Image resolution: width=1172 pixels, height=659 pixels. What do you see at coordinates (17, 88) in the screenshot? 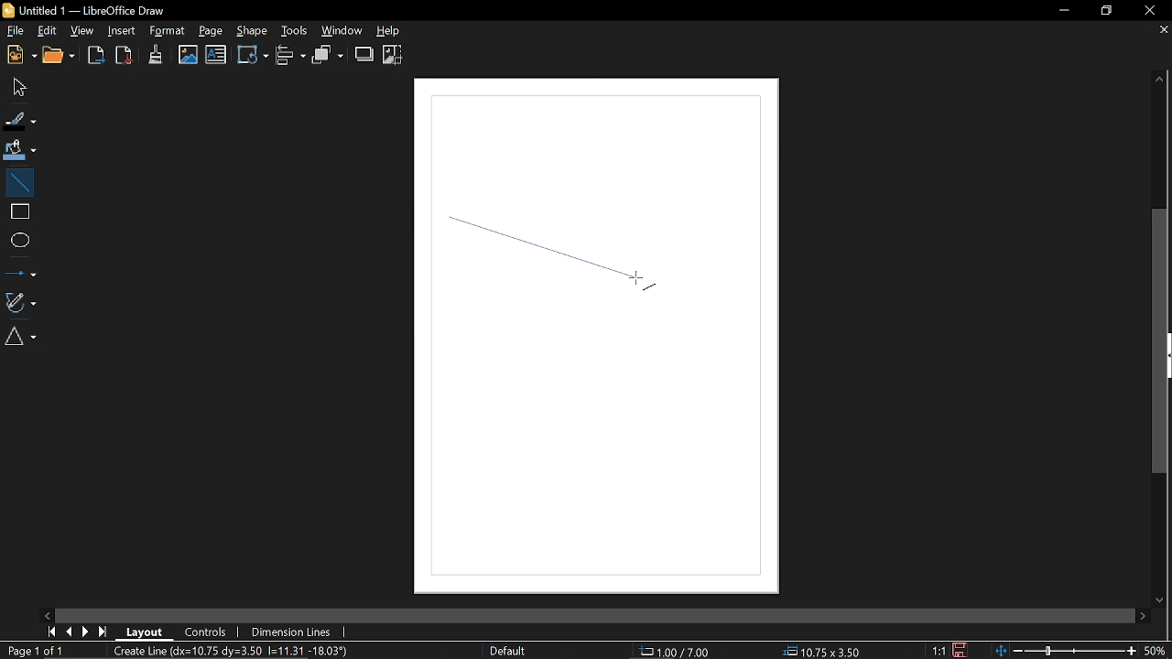
I see `Select` at bounding box center [17, 88].